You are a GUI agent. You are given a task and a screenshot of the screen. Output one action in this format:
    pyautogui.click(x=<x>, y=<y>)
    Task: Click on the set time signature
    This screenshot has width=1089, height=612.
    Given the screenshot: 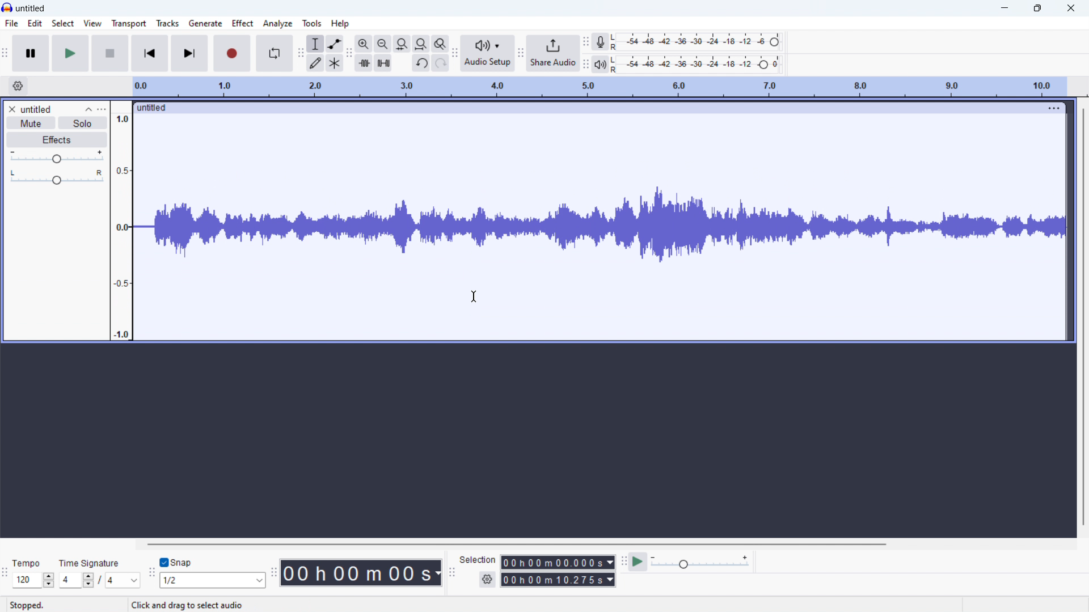 What is the action you would take?
    pyautogui.click(x=99, y=581)
    